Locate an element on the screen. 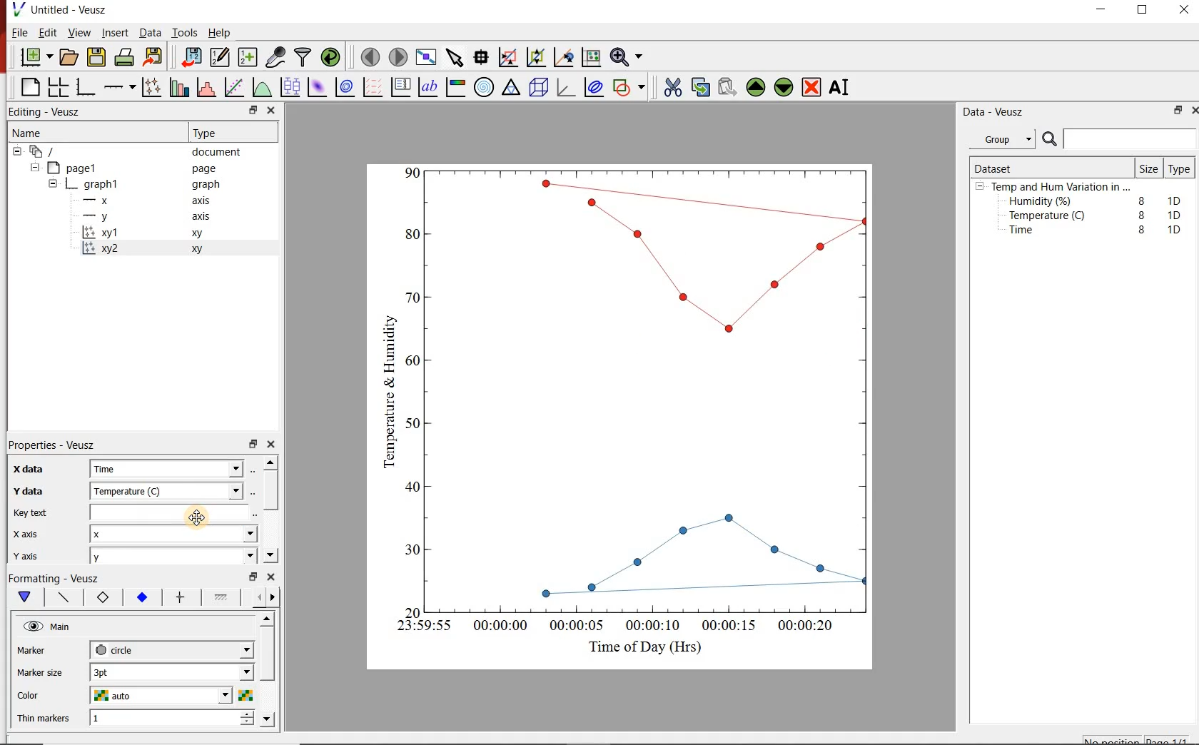 The height and width of the screenshot is (745, 1199). page1/1 is located at coordinates (1171, 739).